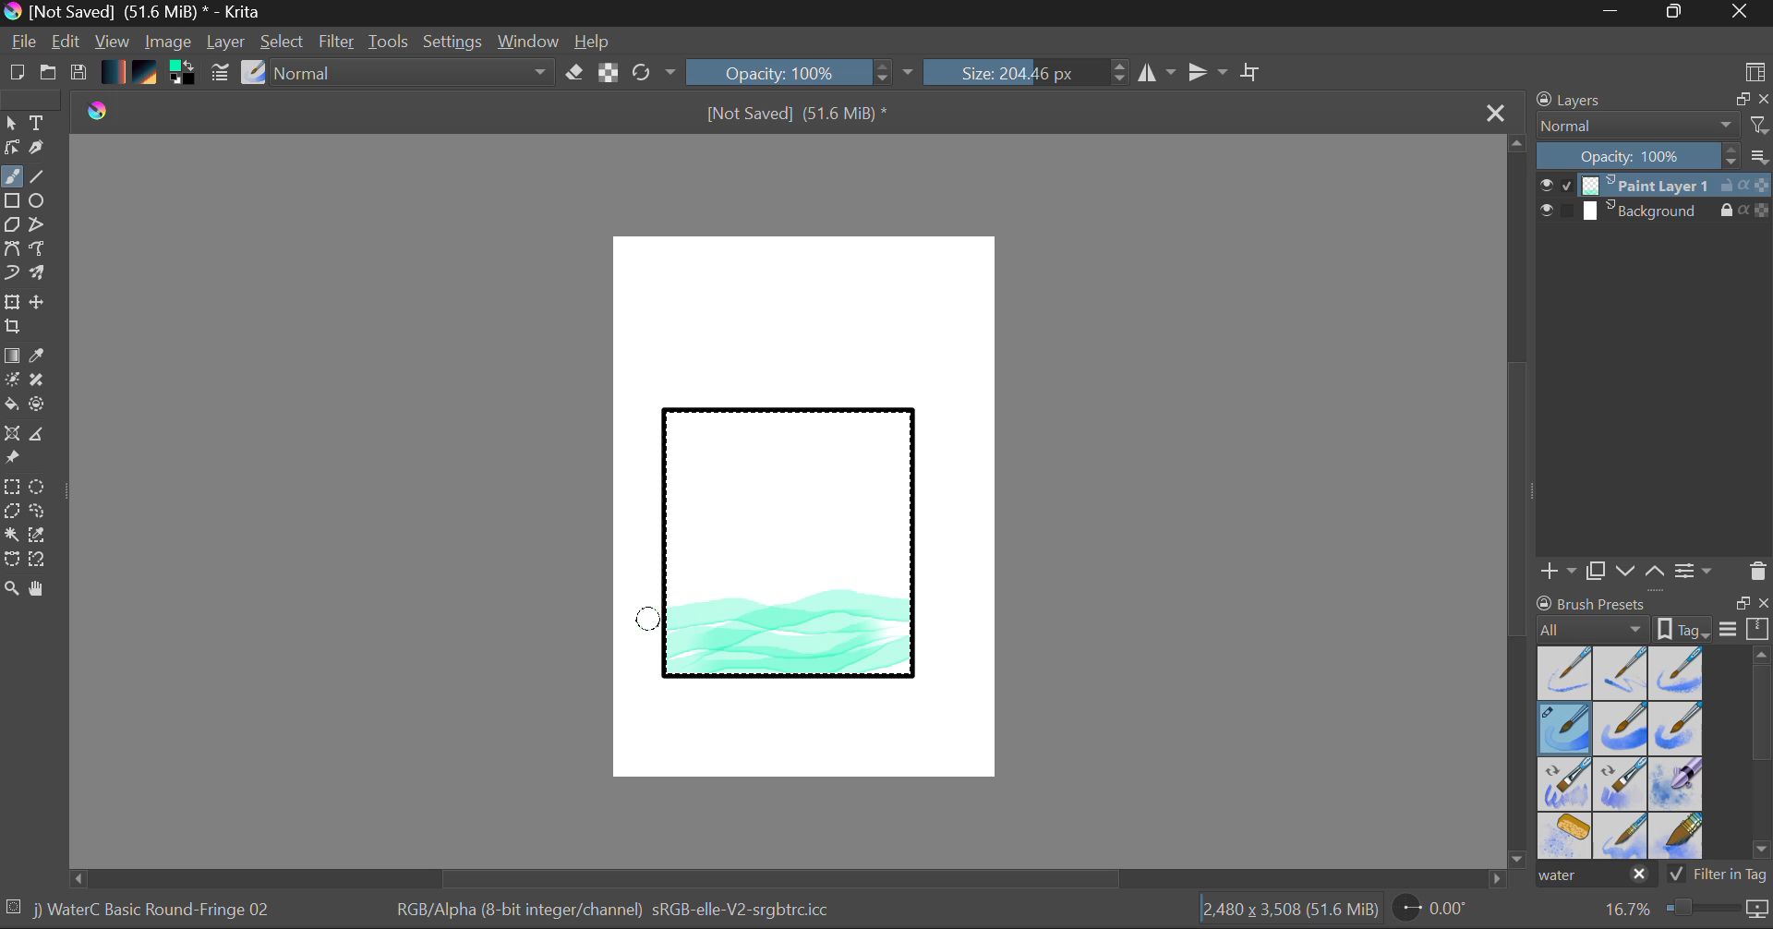 This screenshot has width=1773, height=929. What do you see at coordinates (1253, 72) in the screenshot?
I see `Crop` at bounding box center [1253, 72].